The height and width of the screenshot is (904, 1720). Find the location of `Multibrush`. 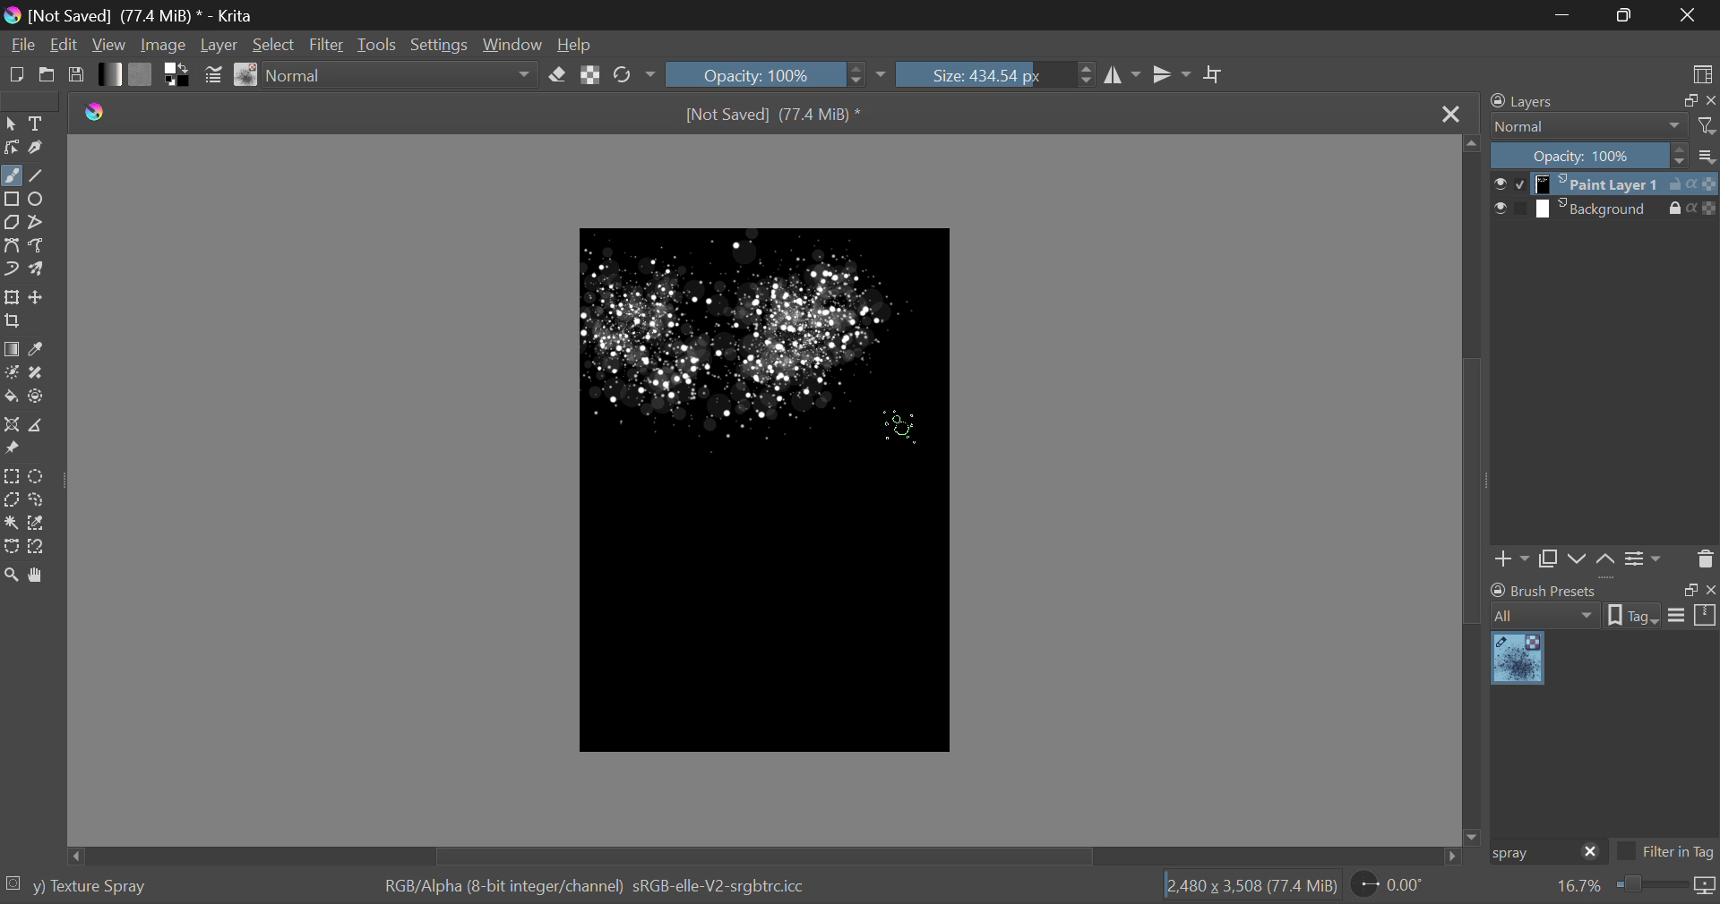

Multibrush is located at coordinates (37, 268).